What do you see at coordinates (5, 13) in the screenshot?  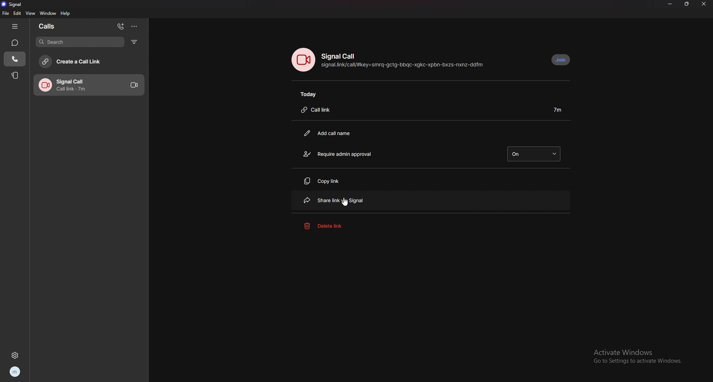 I see `file` at bounding box center [5, 13].